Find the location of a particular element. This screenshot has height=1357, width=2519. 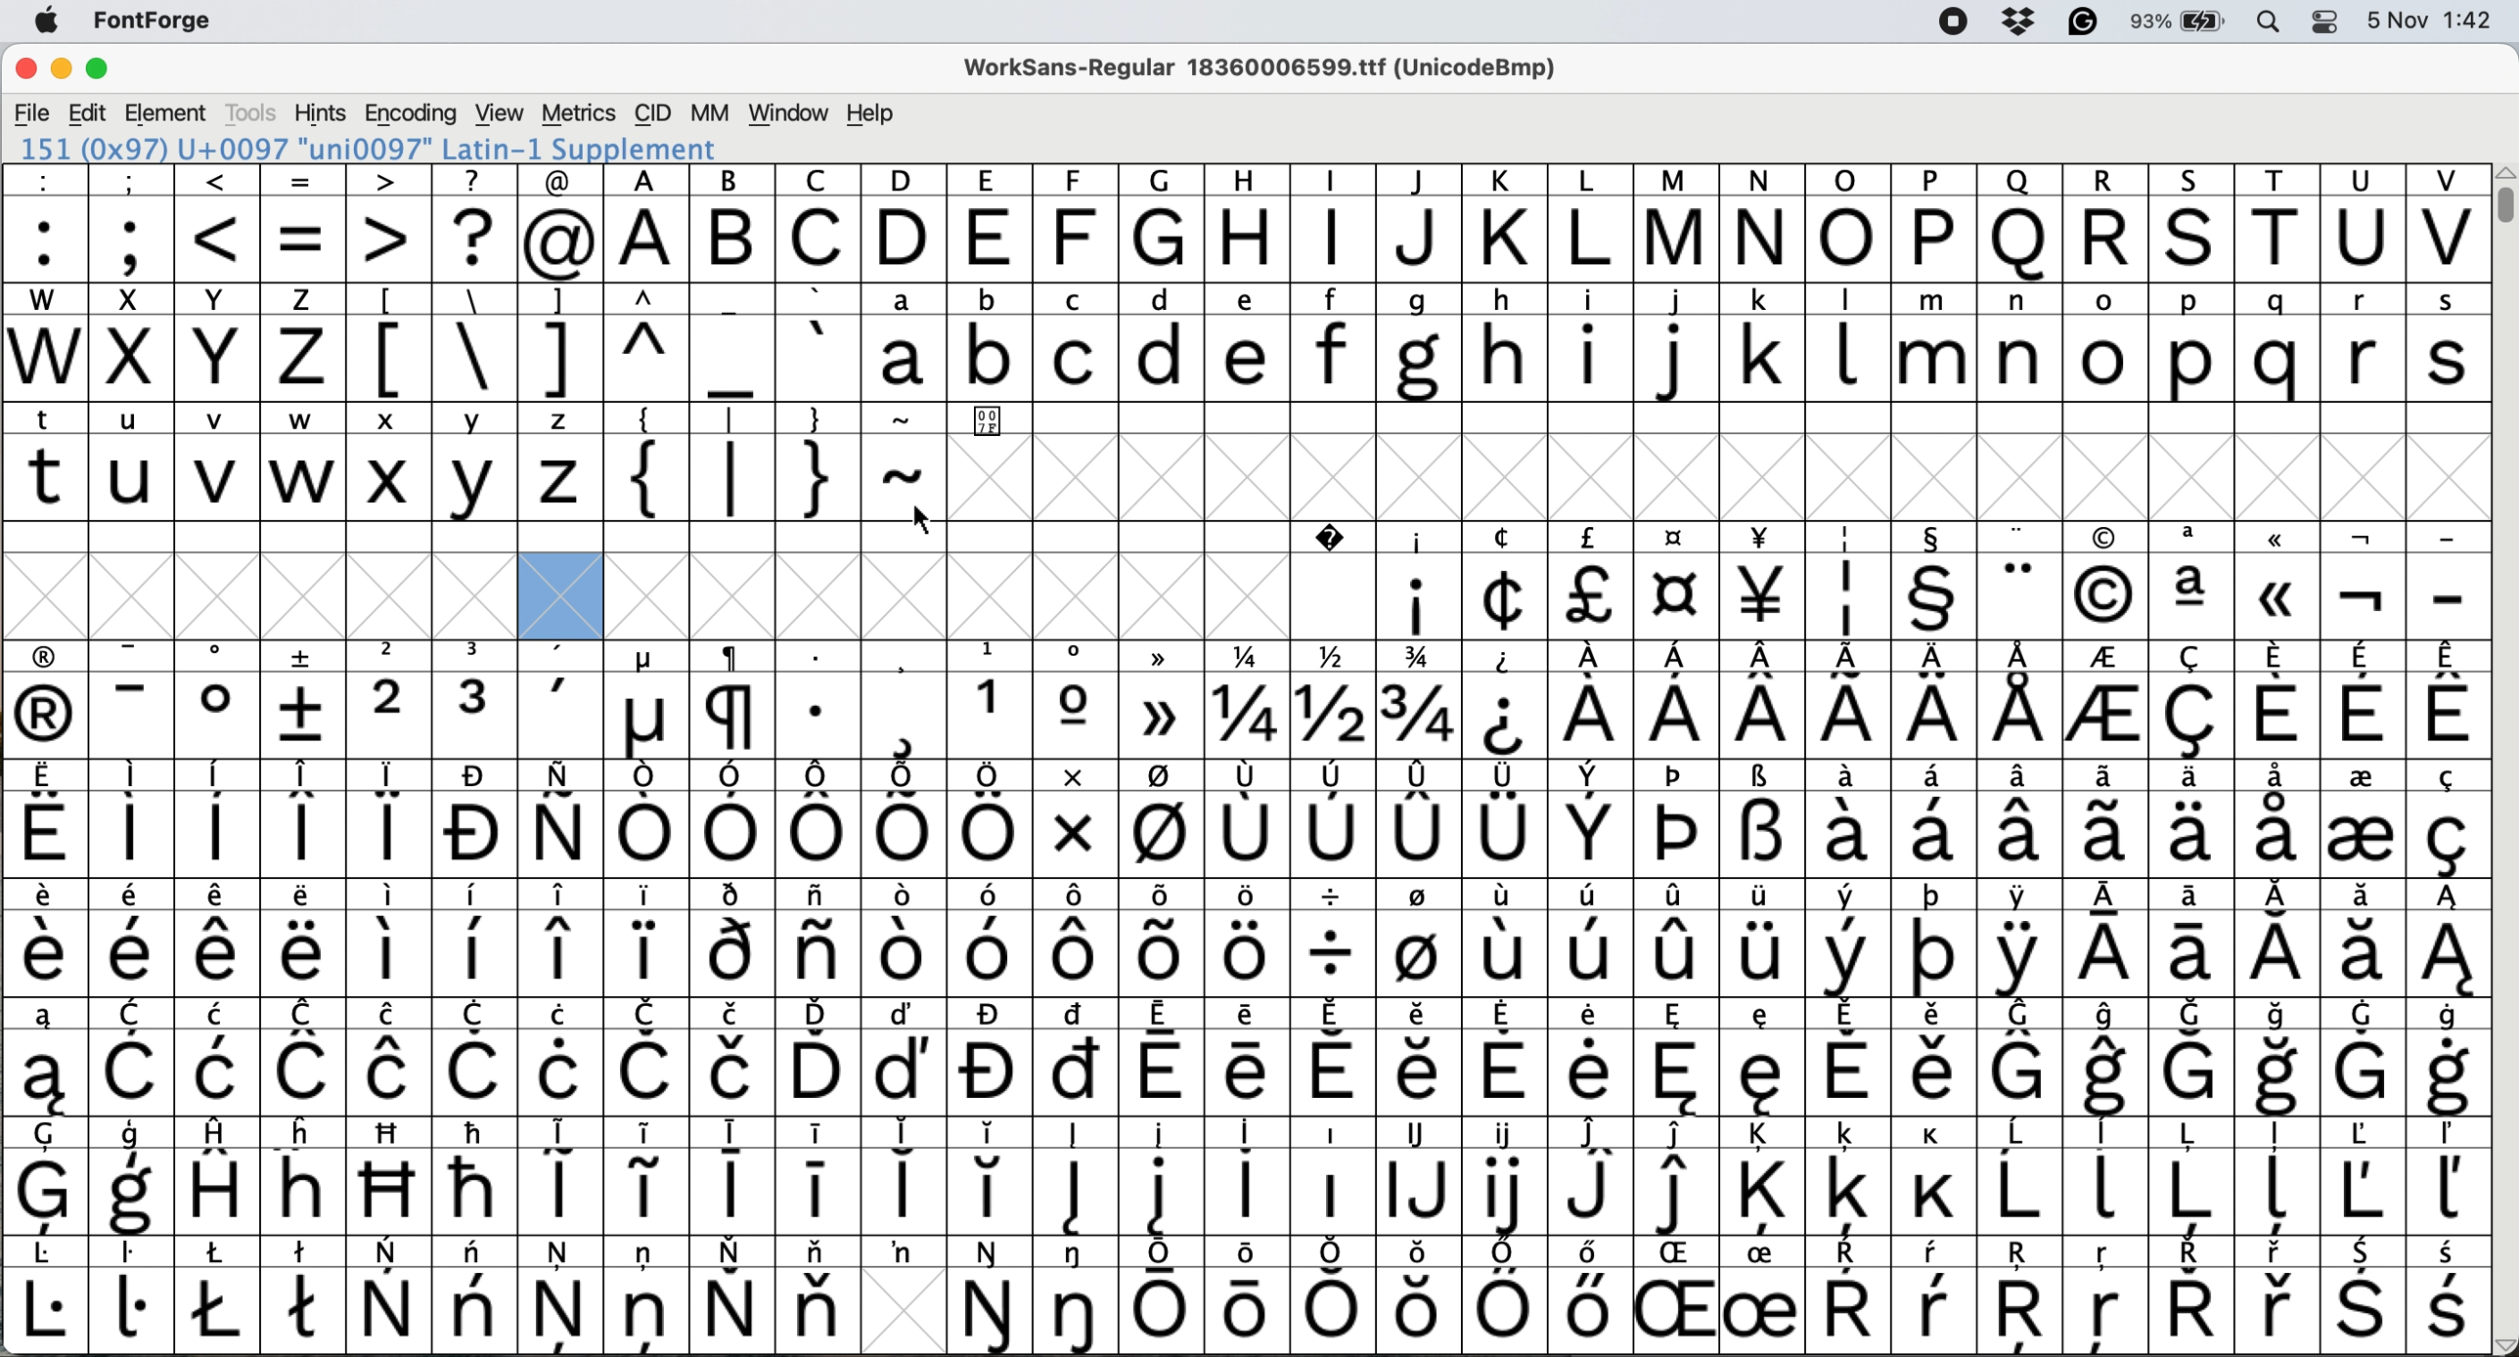

symbol is located at coordinates (1073, 819).